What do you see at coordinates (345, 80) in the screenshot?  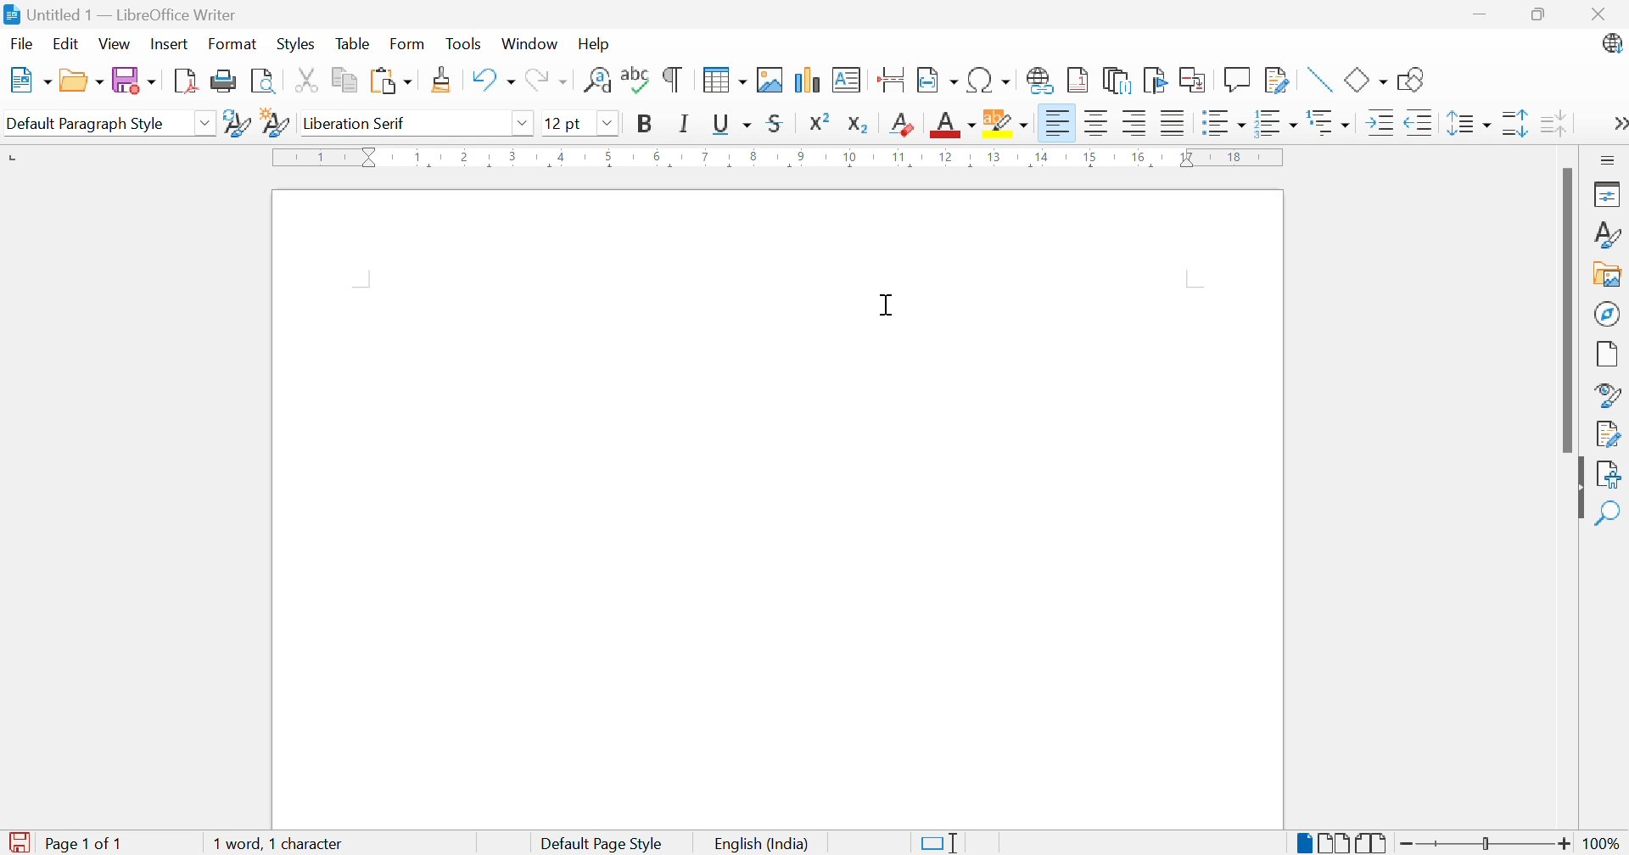 I see `Copy` at bounding box center [345, 80].